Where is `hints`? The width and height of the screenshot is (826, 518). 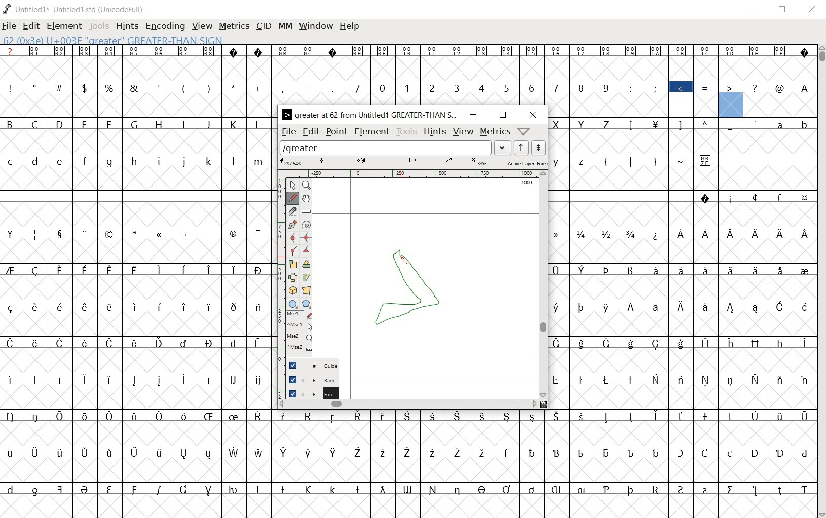
hints is located at coordinates (127, 26).